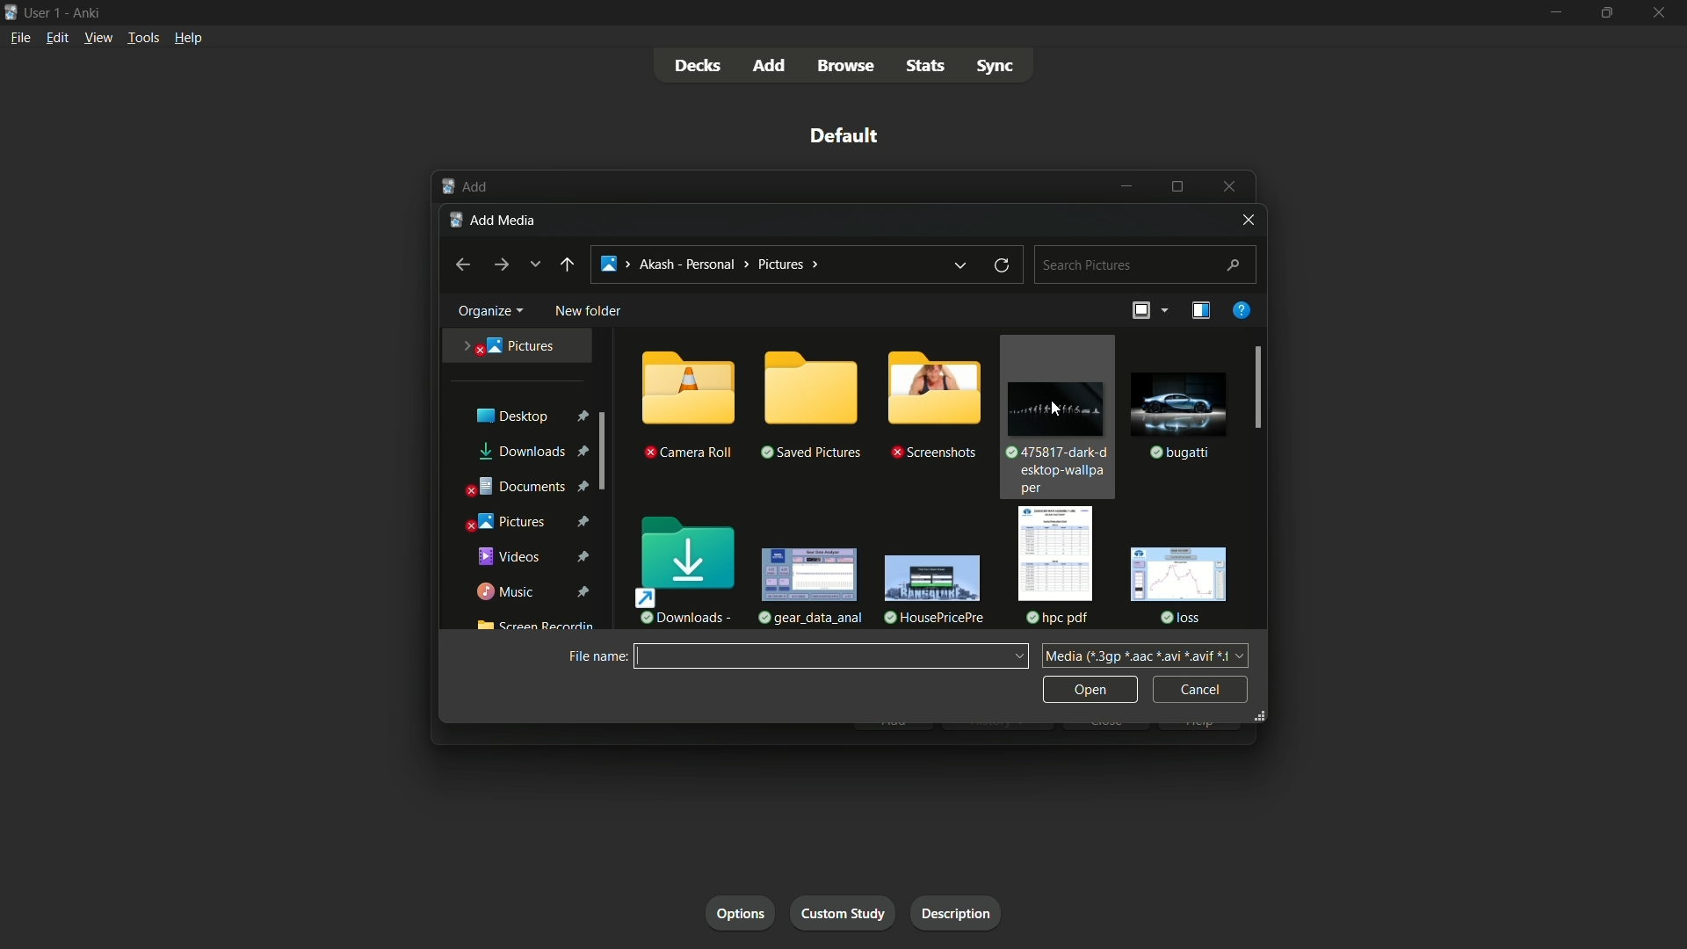 Image resolution: width=1687 pixels, height=949 pixels. I want to click on documents, so click(525, 488).